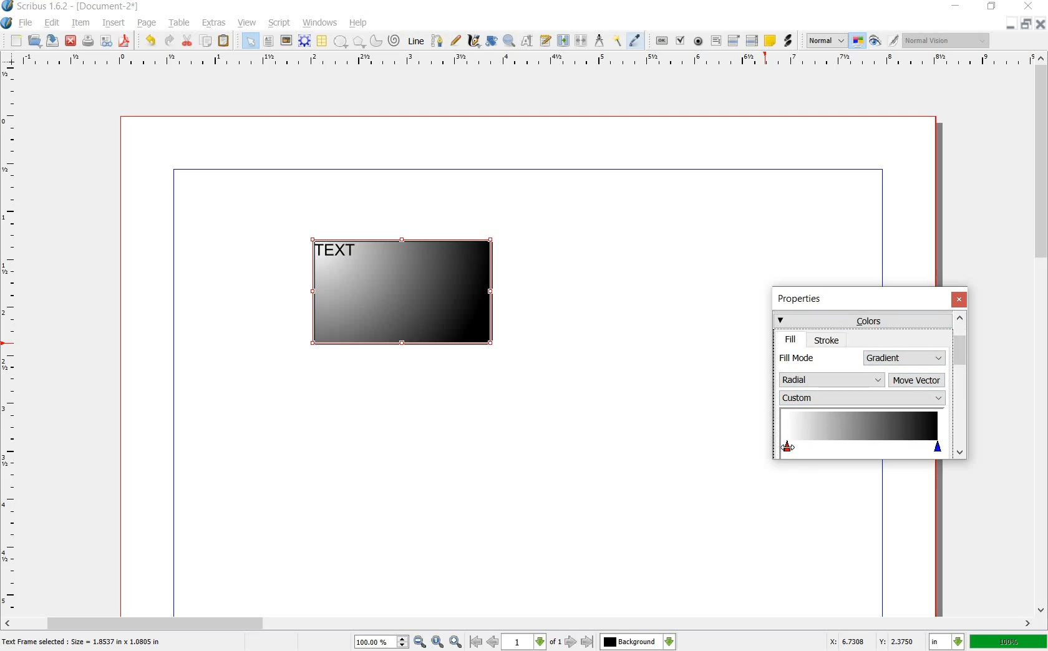 The width and height of the screenshot is (1048, 651). I want to click on copy item properties, so click(618, 40).